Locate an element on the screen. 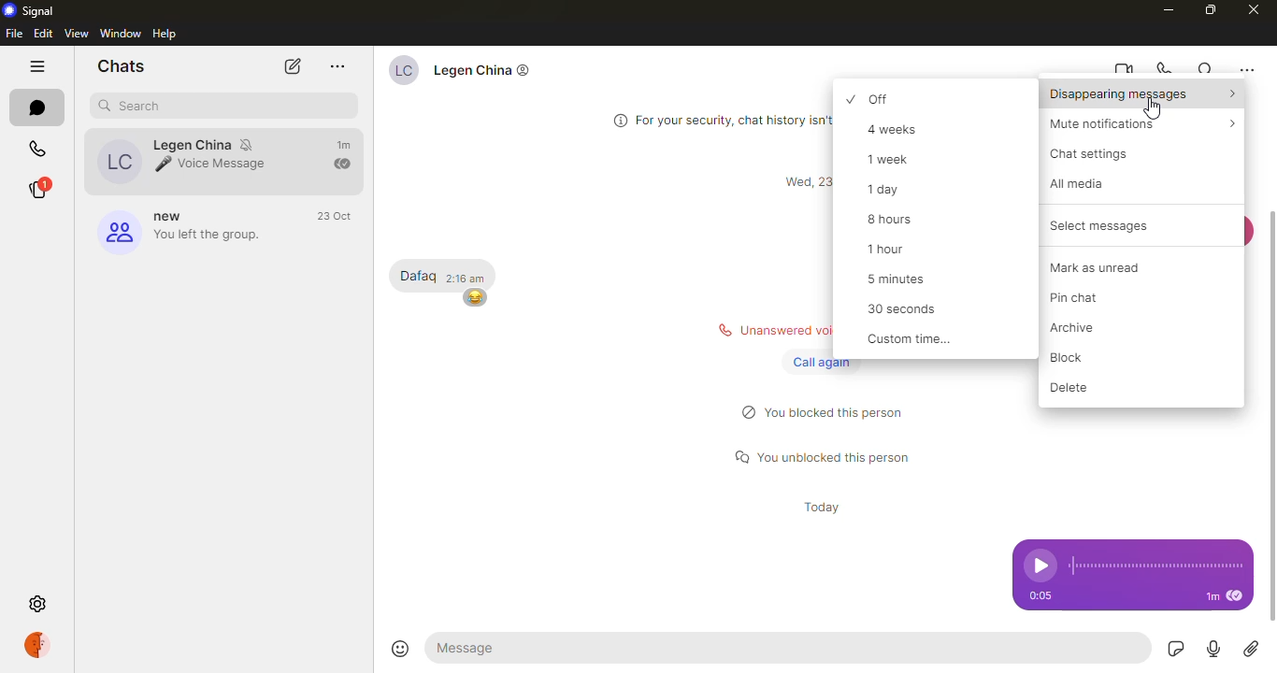 This screenshot has height=673, width=1277. select messages is located at coordinates (1090, 226).